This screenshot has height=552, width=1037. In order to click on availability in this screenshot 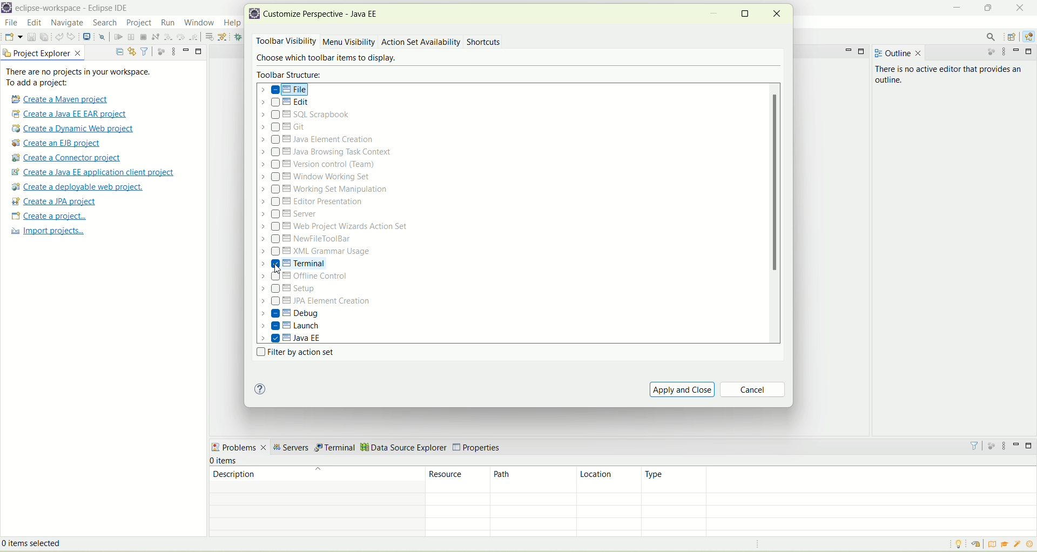, I will do `click(443, 41)`.